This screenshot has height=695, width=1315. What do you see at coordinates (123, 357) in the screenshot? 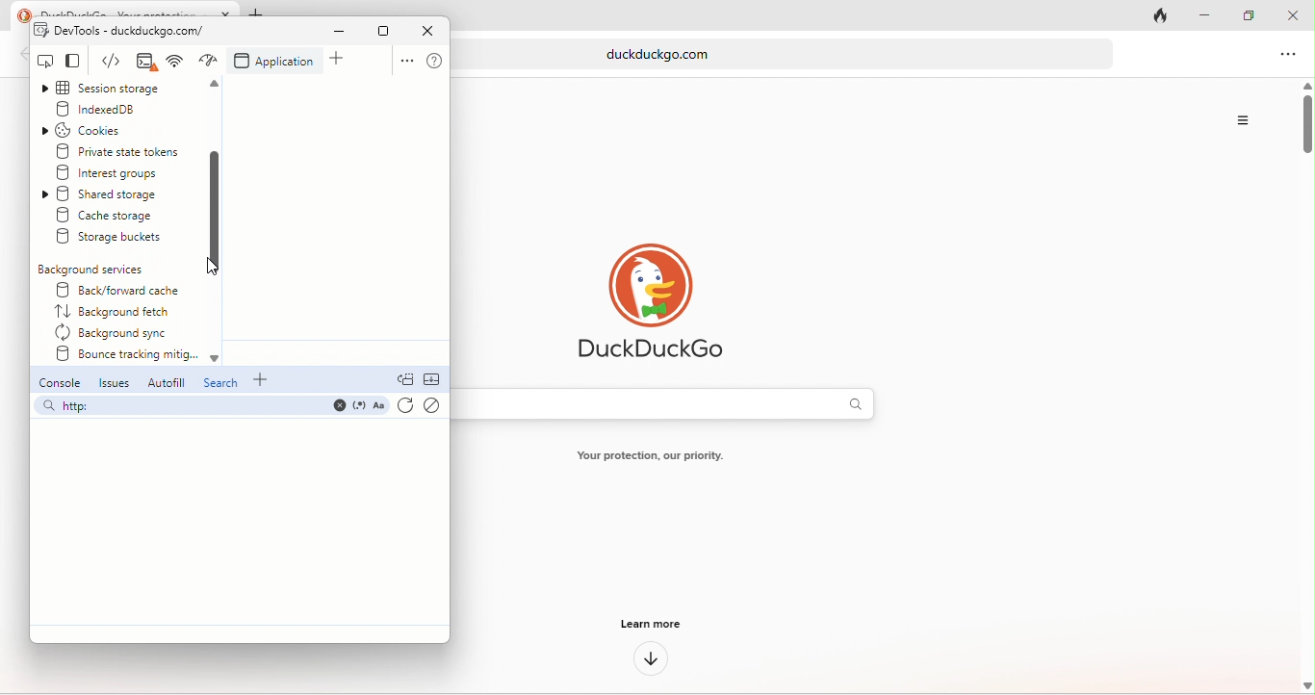
I see `bounce tracking mitig` at bounding box center [123, 357].